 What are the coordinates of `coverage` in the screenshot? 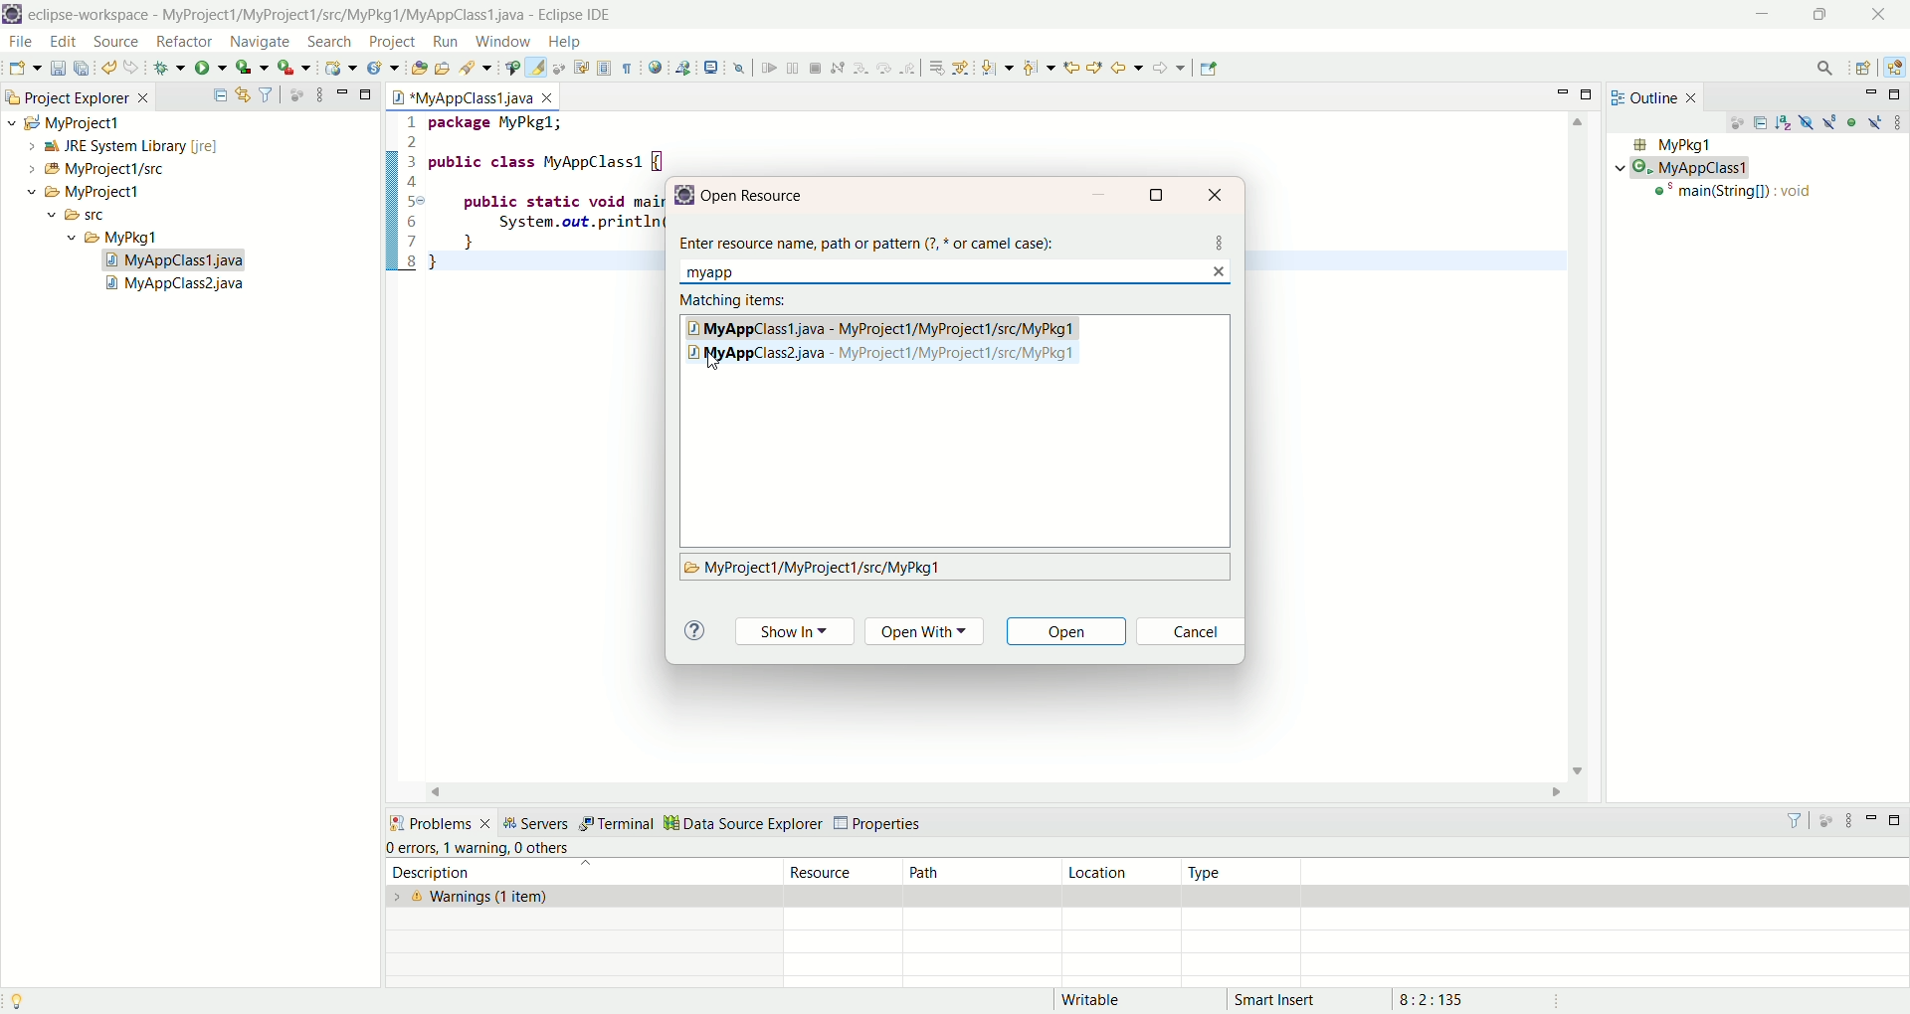 It's located at (253, 68).